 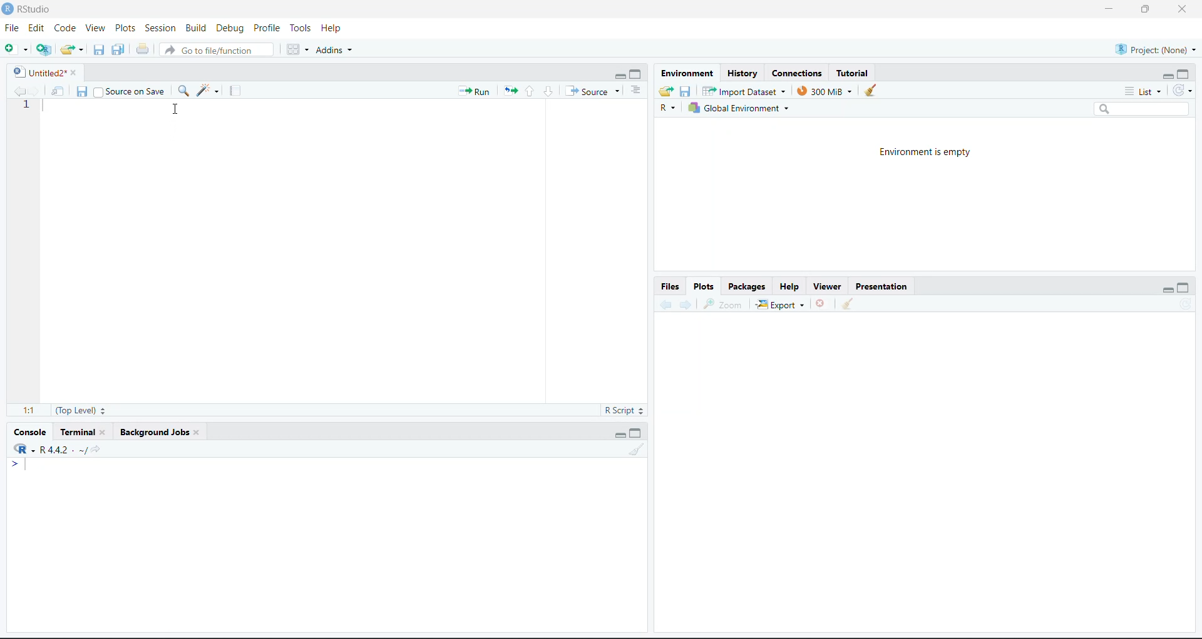 I want to click on hide r script, so click(x=1168, y=288).